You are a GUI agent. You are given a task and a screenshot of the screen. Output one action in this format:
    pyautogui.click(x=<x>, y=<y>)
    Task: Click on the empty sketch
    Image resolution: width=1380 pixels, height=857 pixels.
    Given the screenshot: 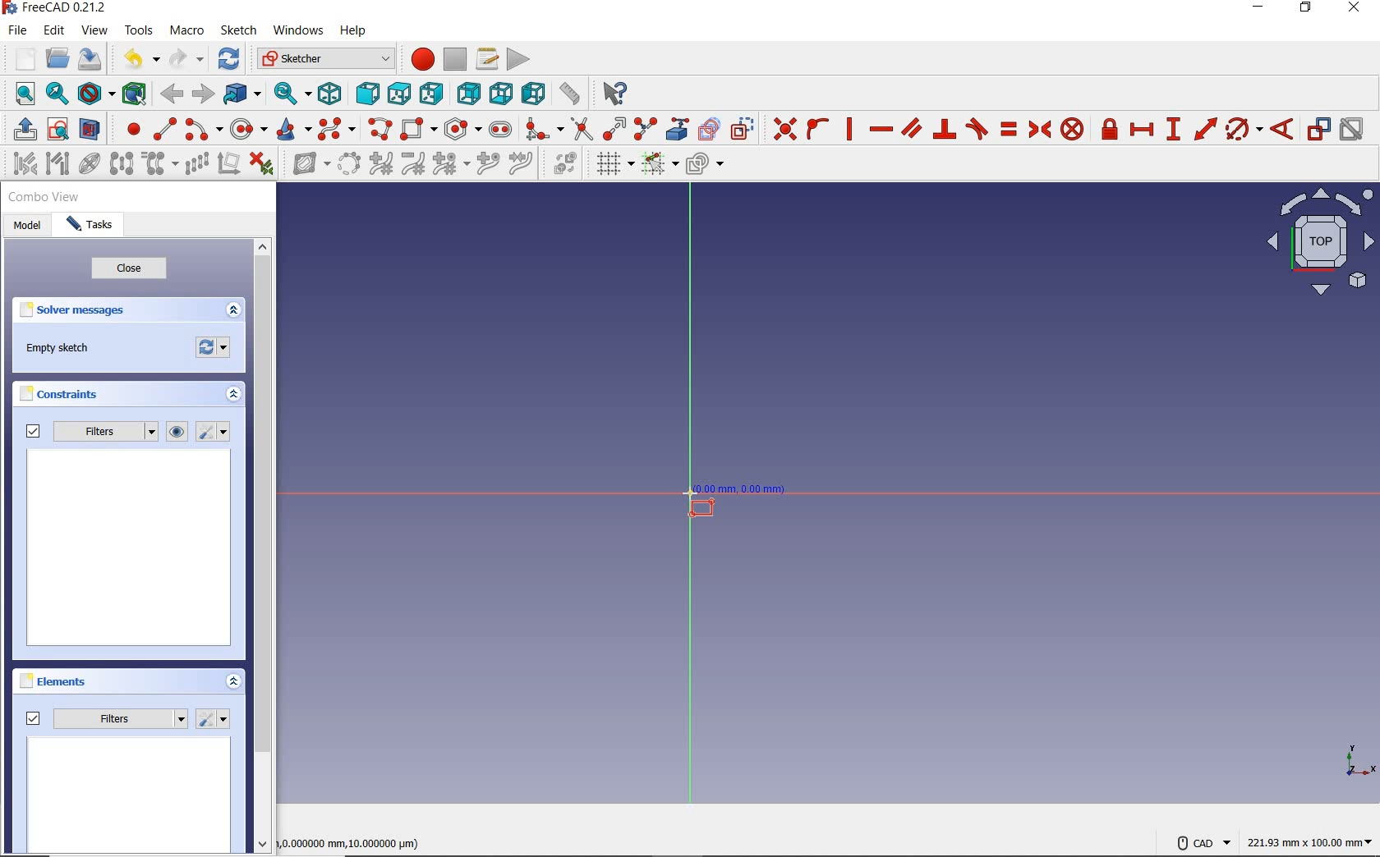 What is the action you would take?
    pyautogui.click(x=62, y=350)
    